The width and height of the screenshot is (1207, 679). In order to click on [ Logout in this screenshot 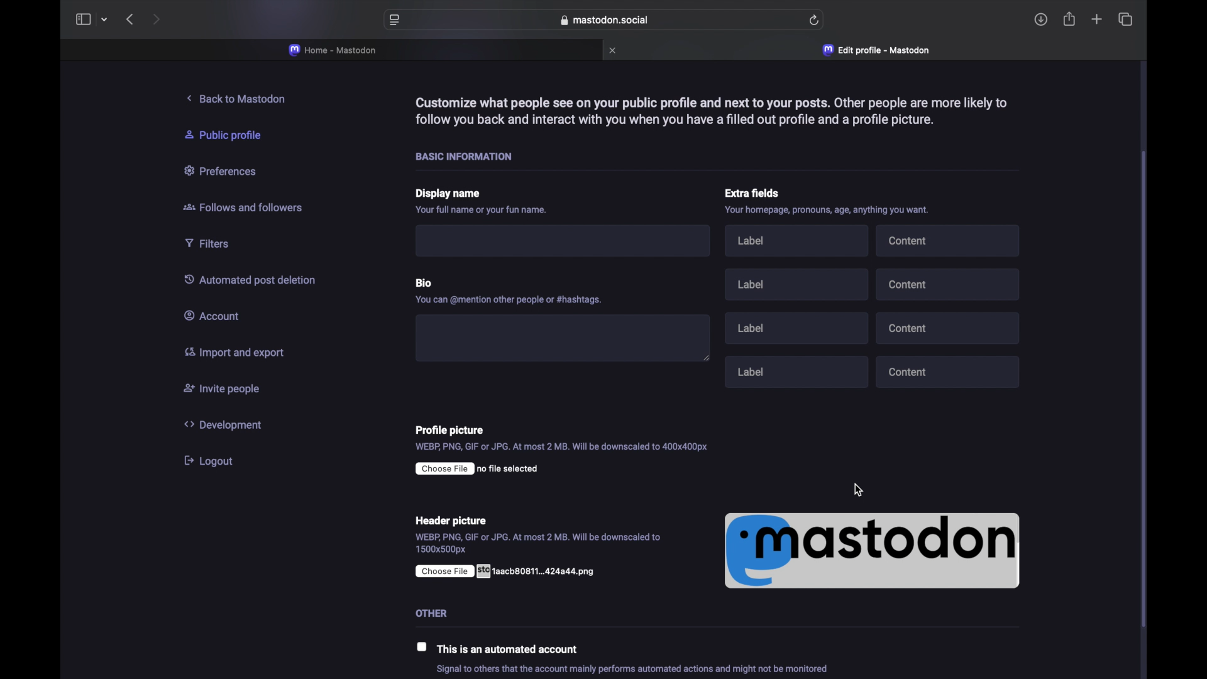, I will do `click(214, 460)`.